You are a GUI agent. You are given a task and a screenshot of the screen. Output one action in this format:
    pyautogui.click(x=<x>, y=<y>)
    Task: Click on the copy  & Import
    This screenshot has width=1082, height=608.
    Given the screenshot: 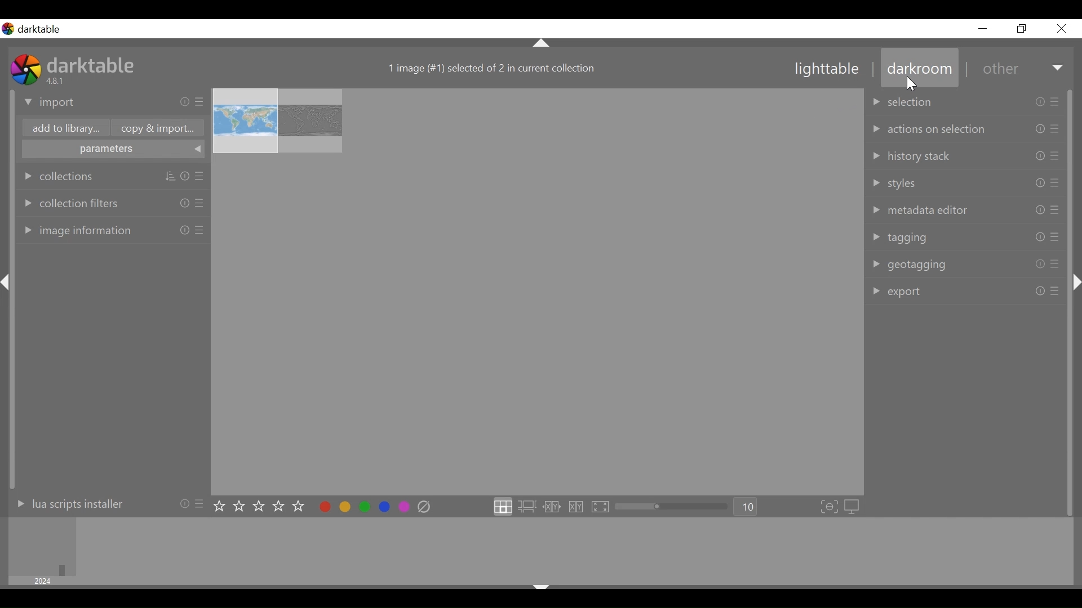 What is the action you would take?
    pyautogui.click(x=161, y=128)
    